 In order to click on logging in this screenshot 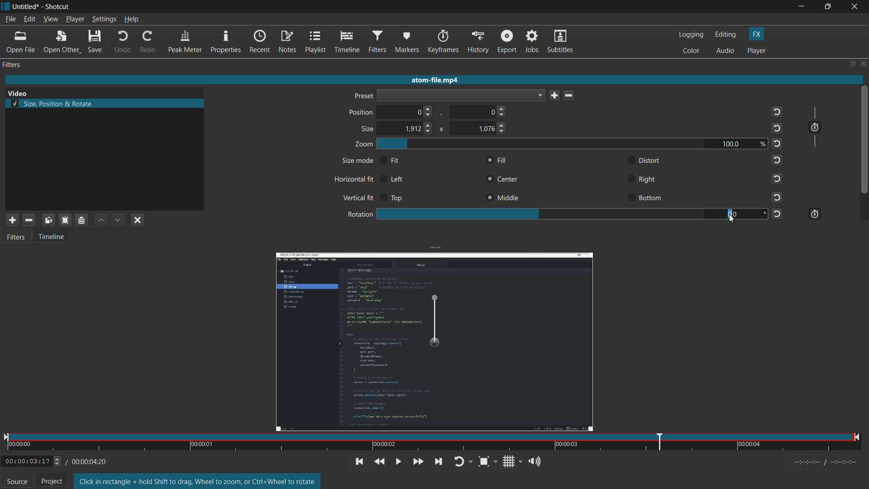, I will do `click(692, 35)`.